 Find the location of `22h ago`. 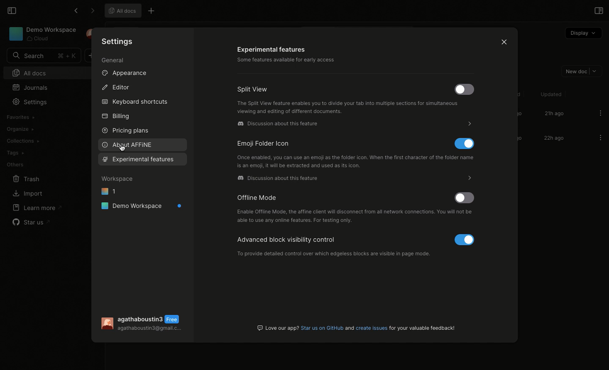

22h ago is located at coordinates (553, 139).